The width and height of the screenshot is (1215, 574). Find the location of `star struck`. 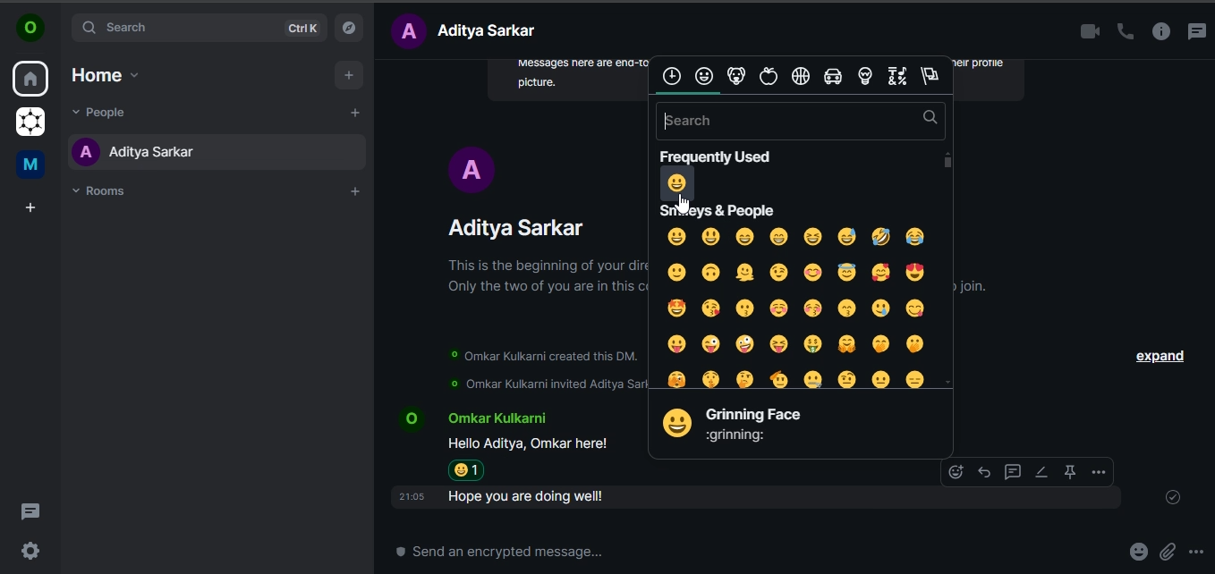

star struck is located at coordinates (674, 308).